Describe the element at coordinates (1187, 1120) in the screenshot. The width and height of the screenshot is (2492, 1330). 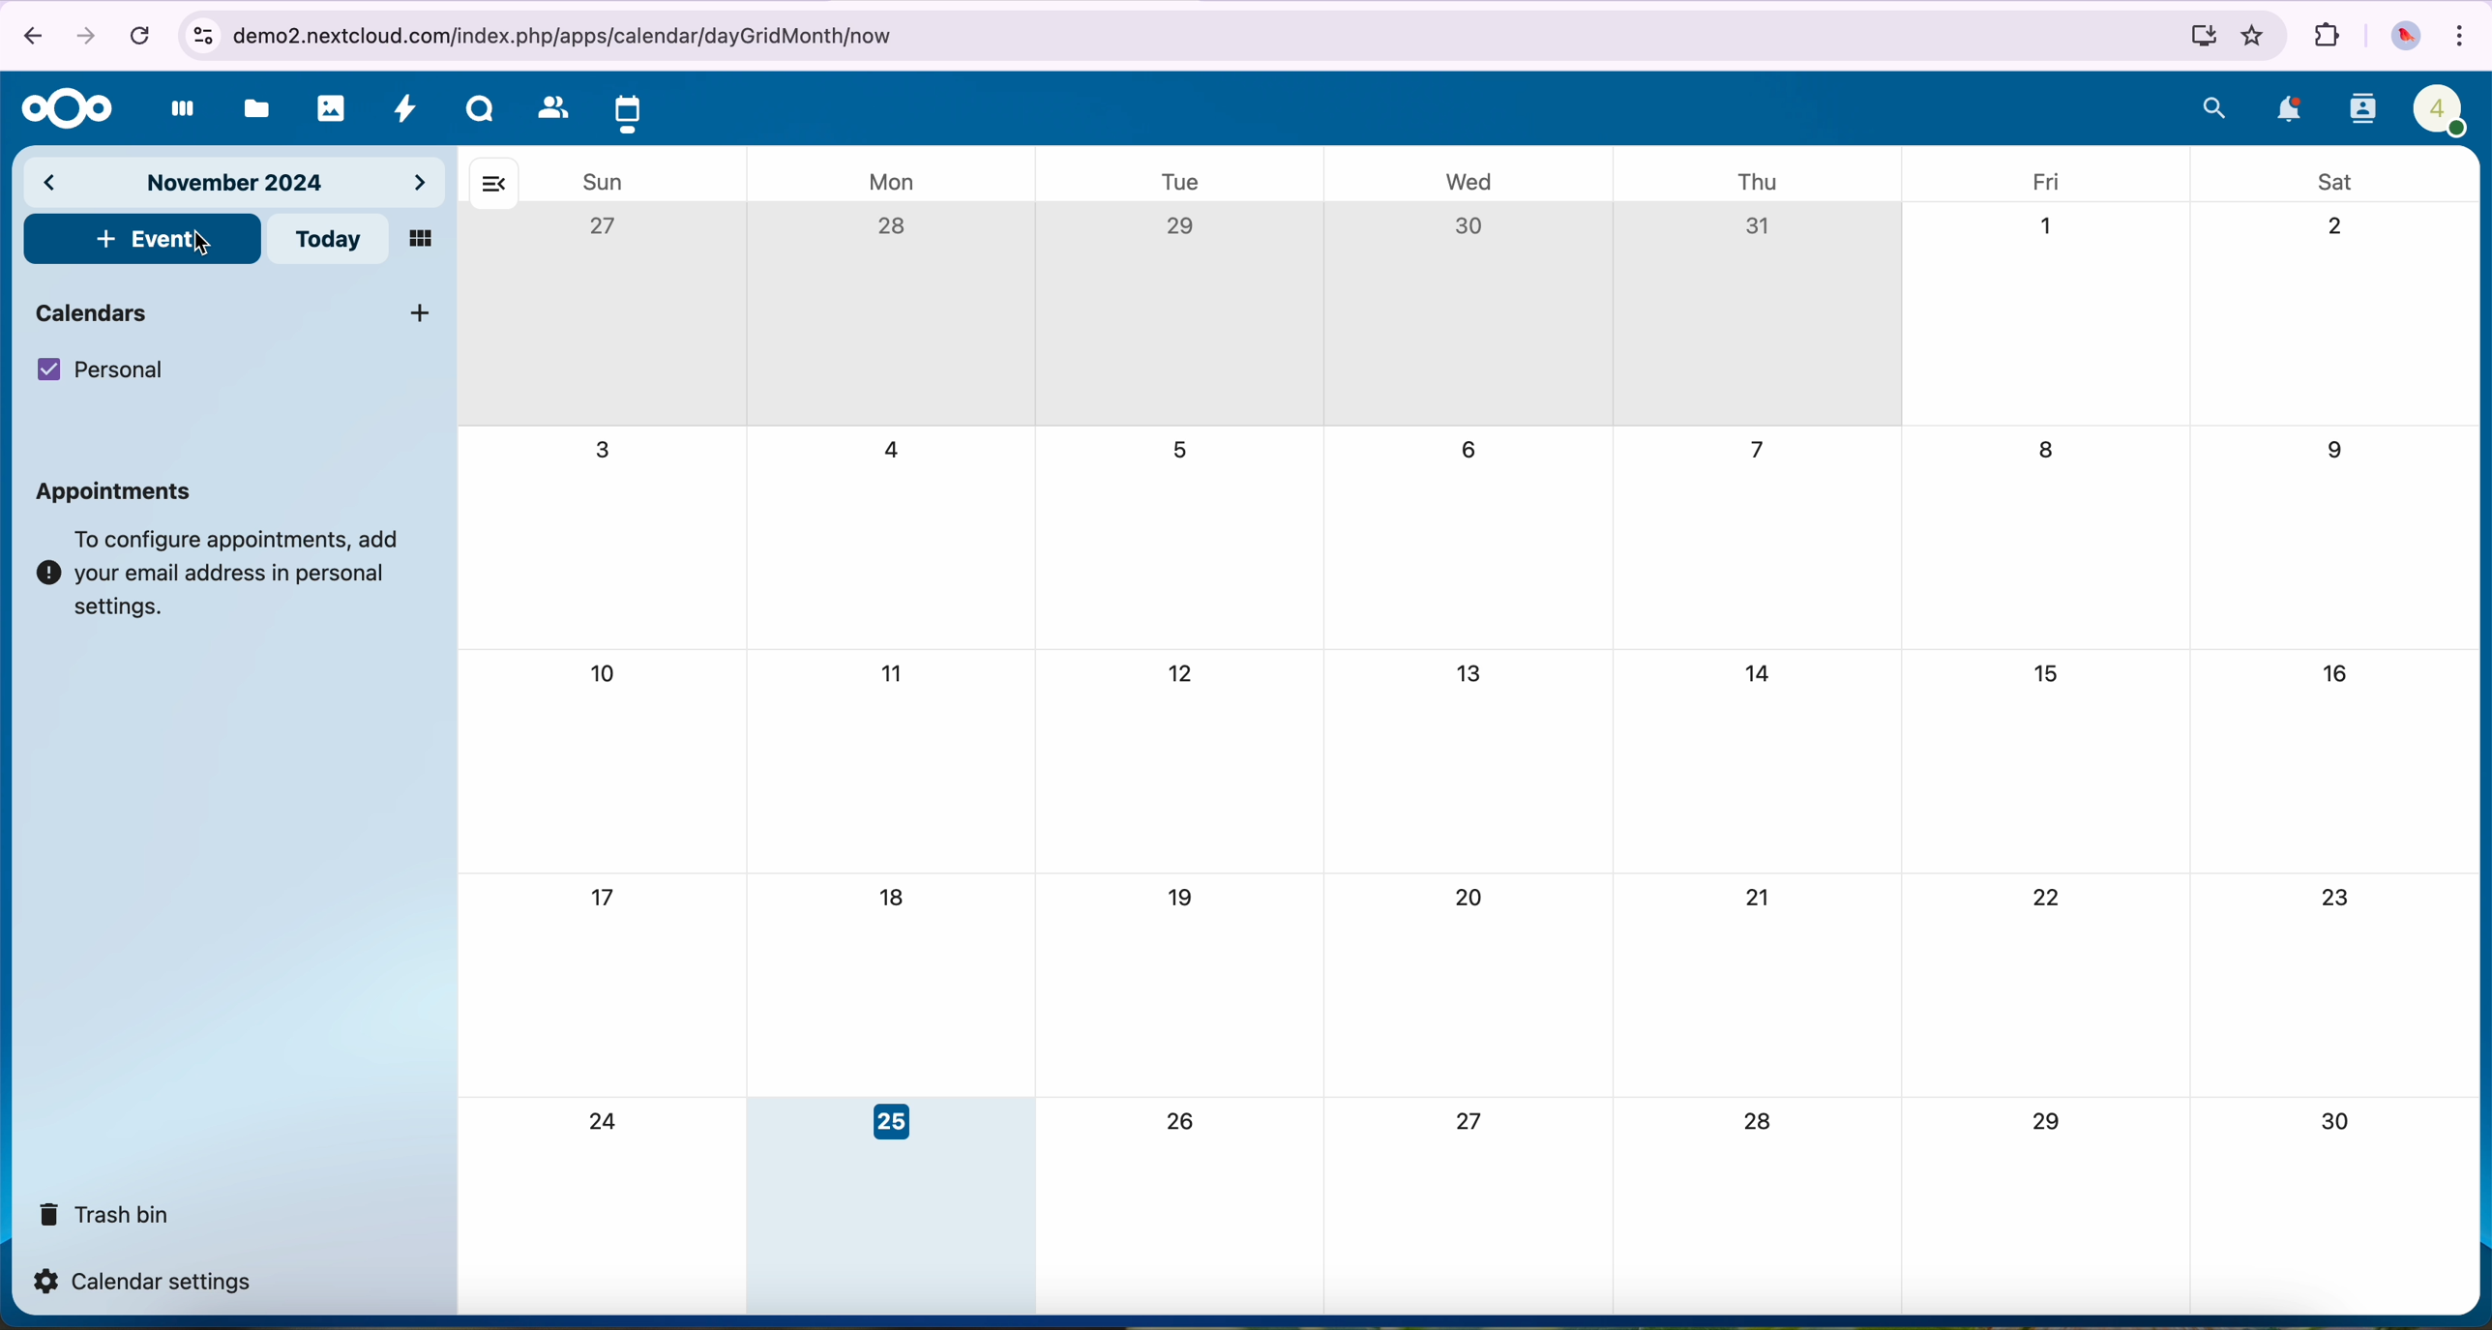
I see `26` at that location.